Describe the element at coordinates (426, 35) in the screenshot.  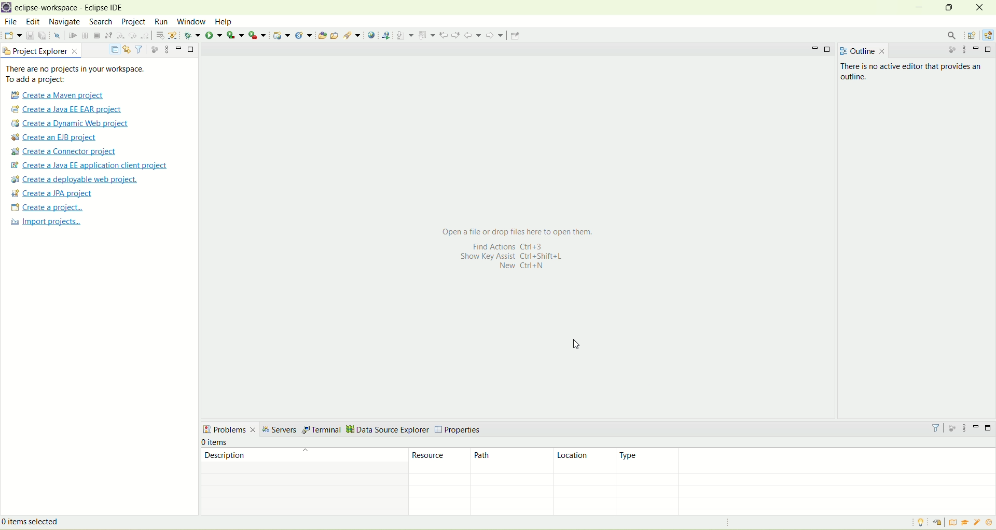
I see `launch web service explorer` at that location.